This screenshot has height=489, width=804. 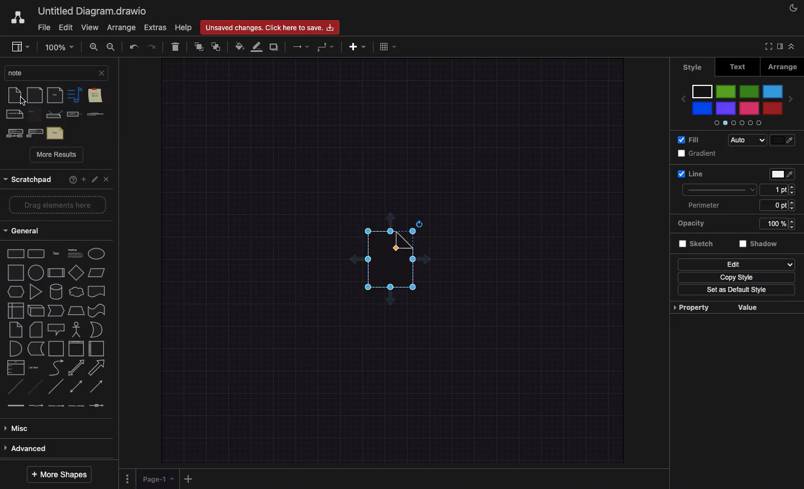 I want to click on connector with symbol, so click(x=97, y=409).